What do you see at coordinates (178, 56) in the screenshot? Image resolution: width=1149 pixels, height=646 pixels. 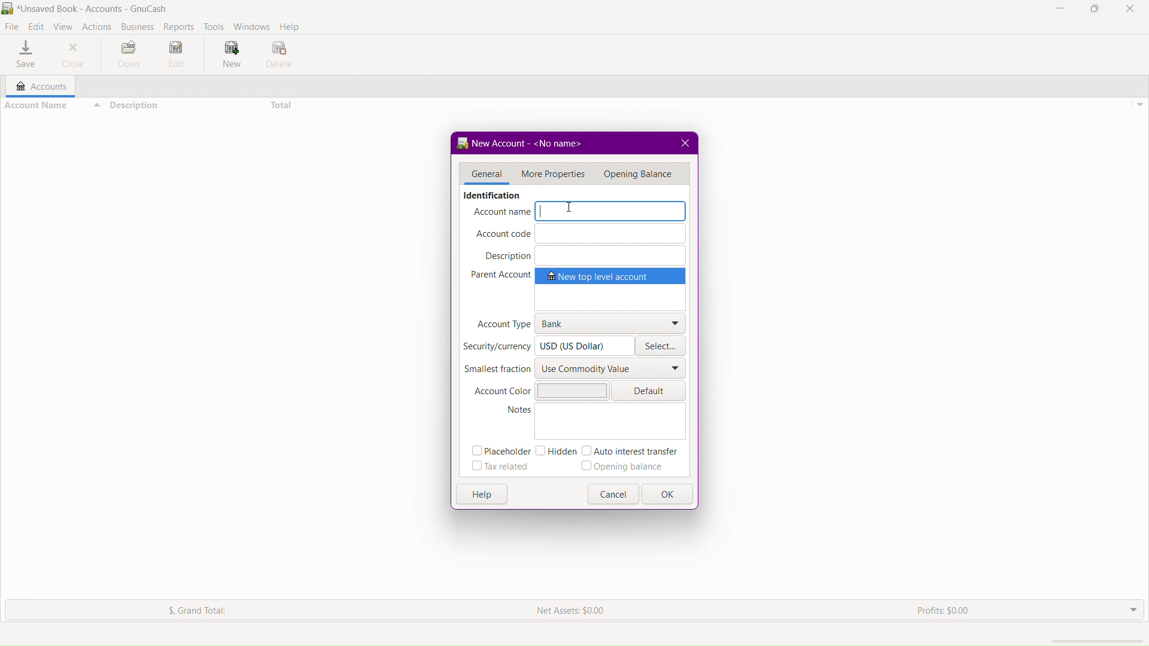 I see `Edit` at bounding box center [178, 56].